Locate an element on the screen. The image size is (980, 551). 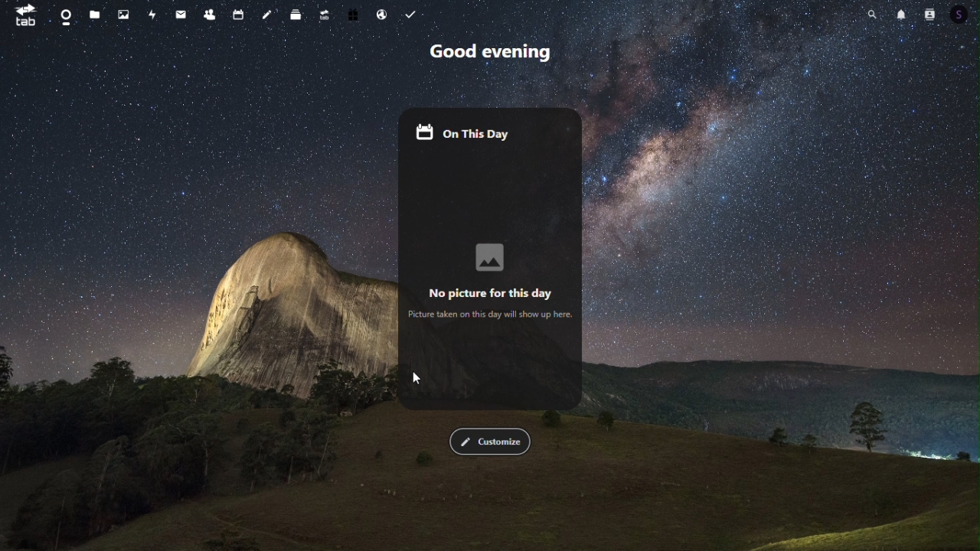
notes is located at coordinates (266, 14).